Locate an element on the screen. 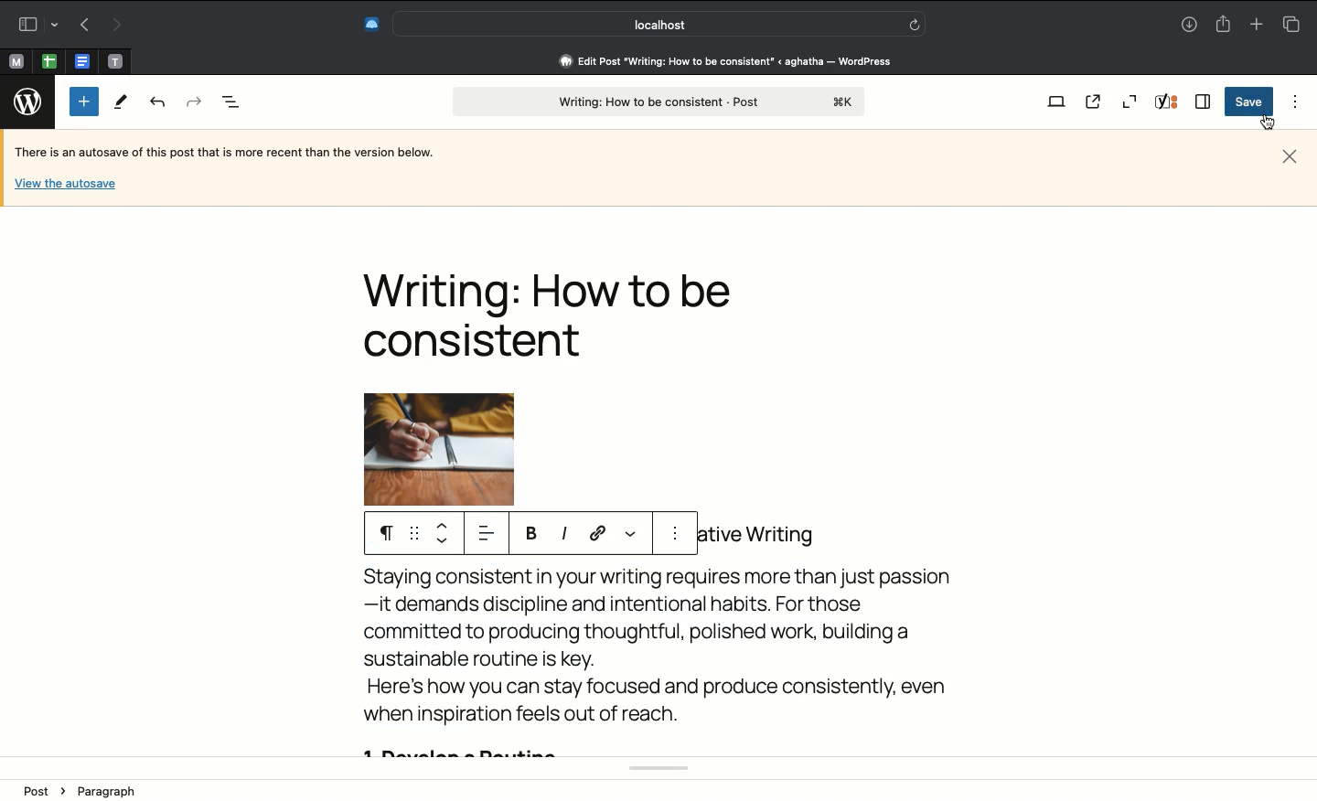 The width and height of the screenshot is (1317, 801). pinned tab, google docs is located at coordinates (80, 58).